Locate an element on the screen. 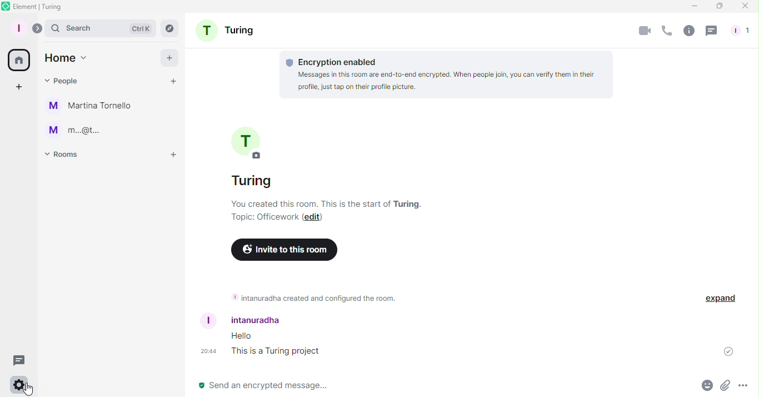  Encryption information is located at coordinates (449, 72).